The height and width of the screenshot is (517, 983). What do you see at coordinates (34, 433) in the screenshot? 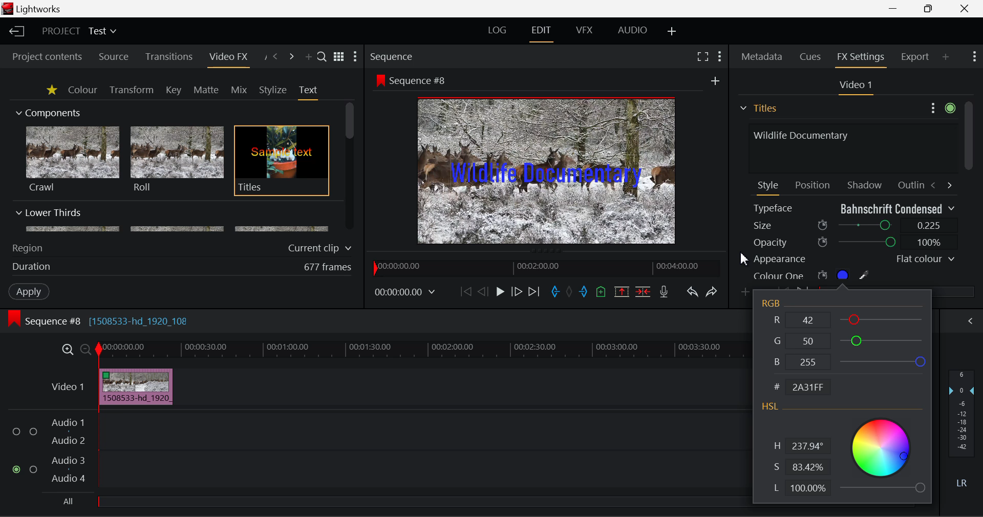
I see `checkbox` at bounding box center [34, 433].